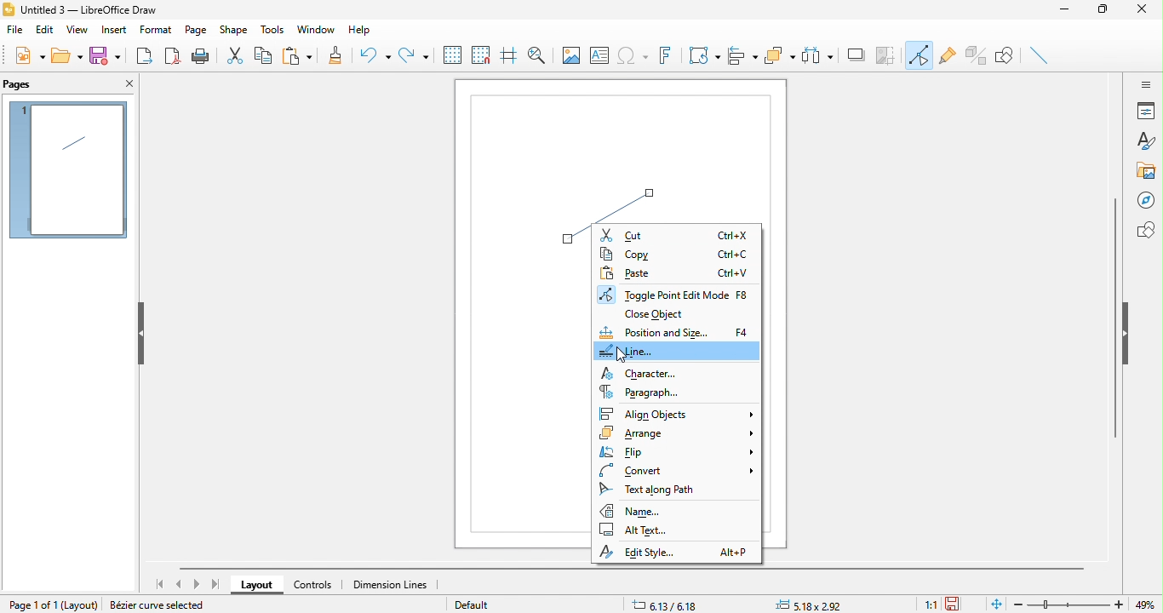 This screenshot has height=613, width=1163. Describe the element at coordinates (1114, 317) in the screenshot. I see `vertical scroll bar` at that location.